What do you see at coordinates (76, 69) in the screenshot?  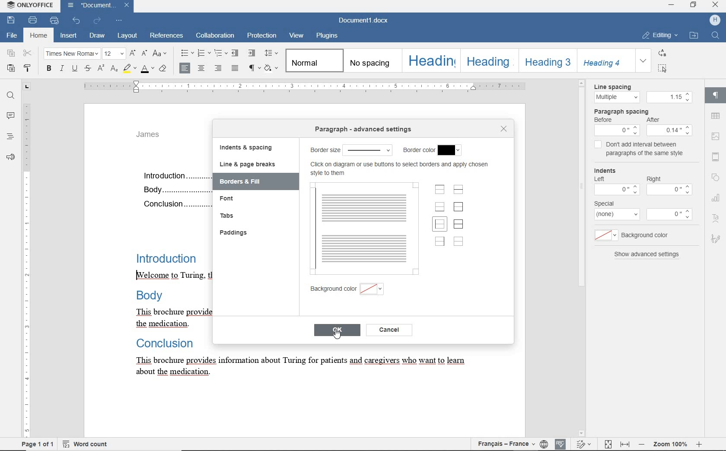 I see `underline` at bounding box center [76, 69].